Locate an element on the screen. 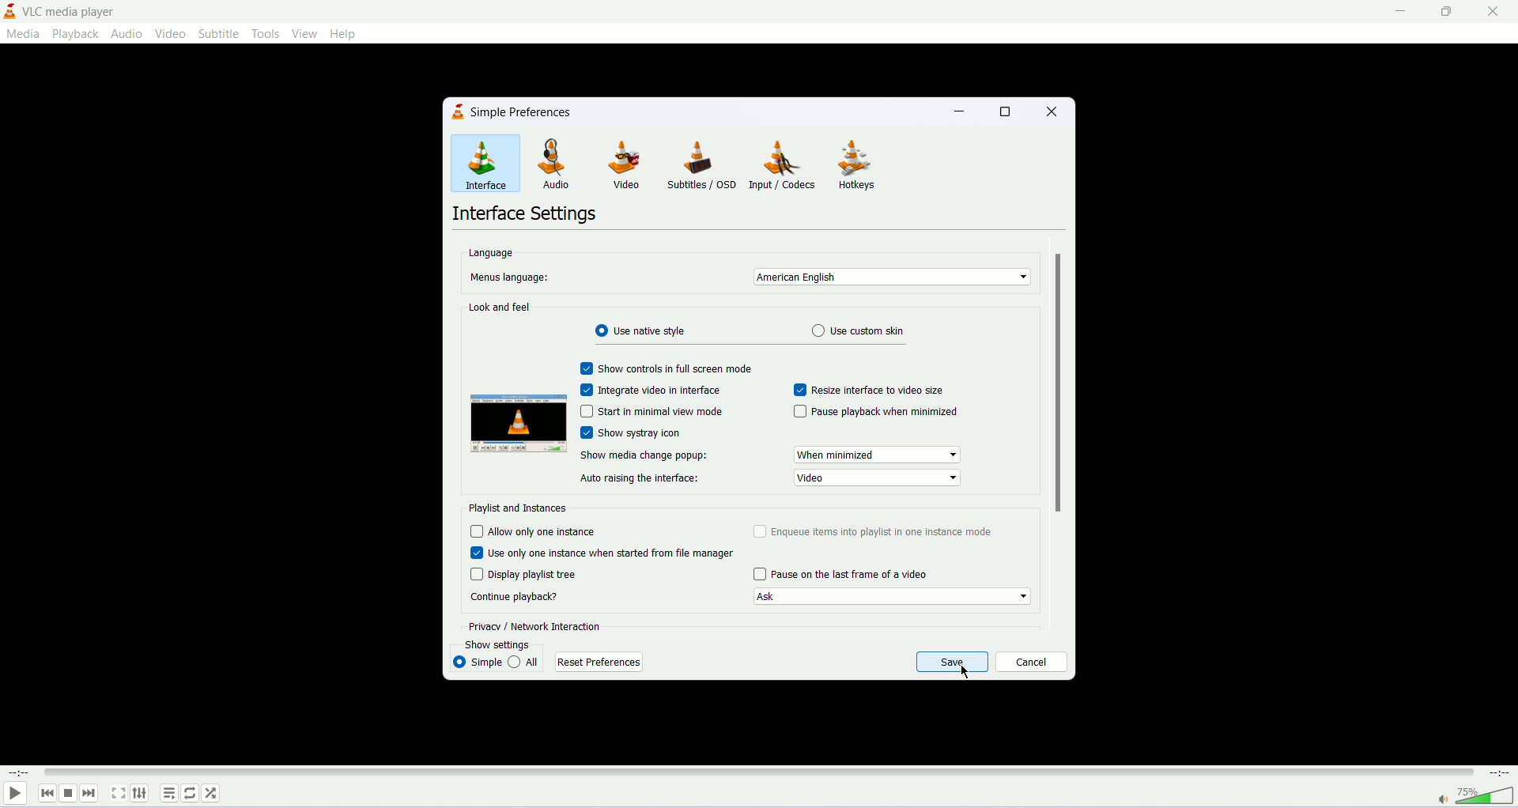 The image size is (1518, 808). maximize is located at coordinates (1444, 12).